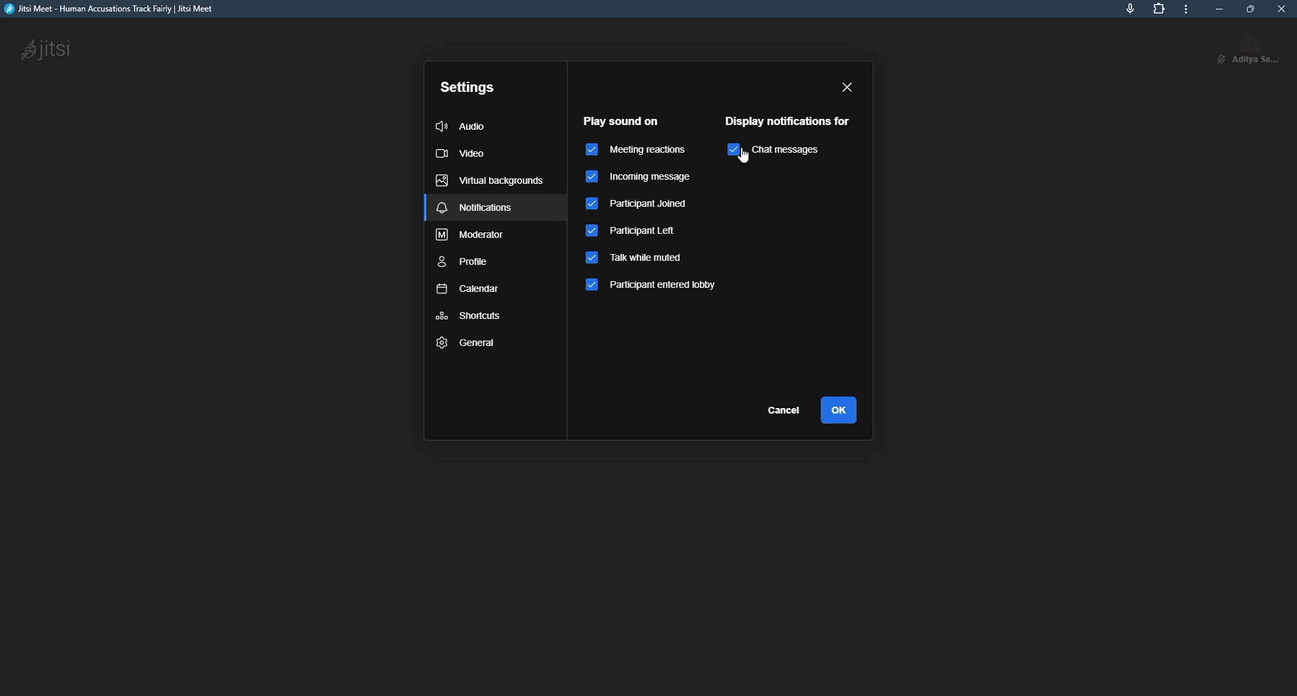 The height and width of the screenshot is (696, 1297). I want to click on video, so click(463, 153).